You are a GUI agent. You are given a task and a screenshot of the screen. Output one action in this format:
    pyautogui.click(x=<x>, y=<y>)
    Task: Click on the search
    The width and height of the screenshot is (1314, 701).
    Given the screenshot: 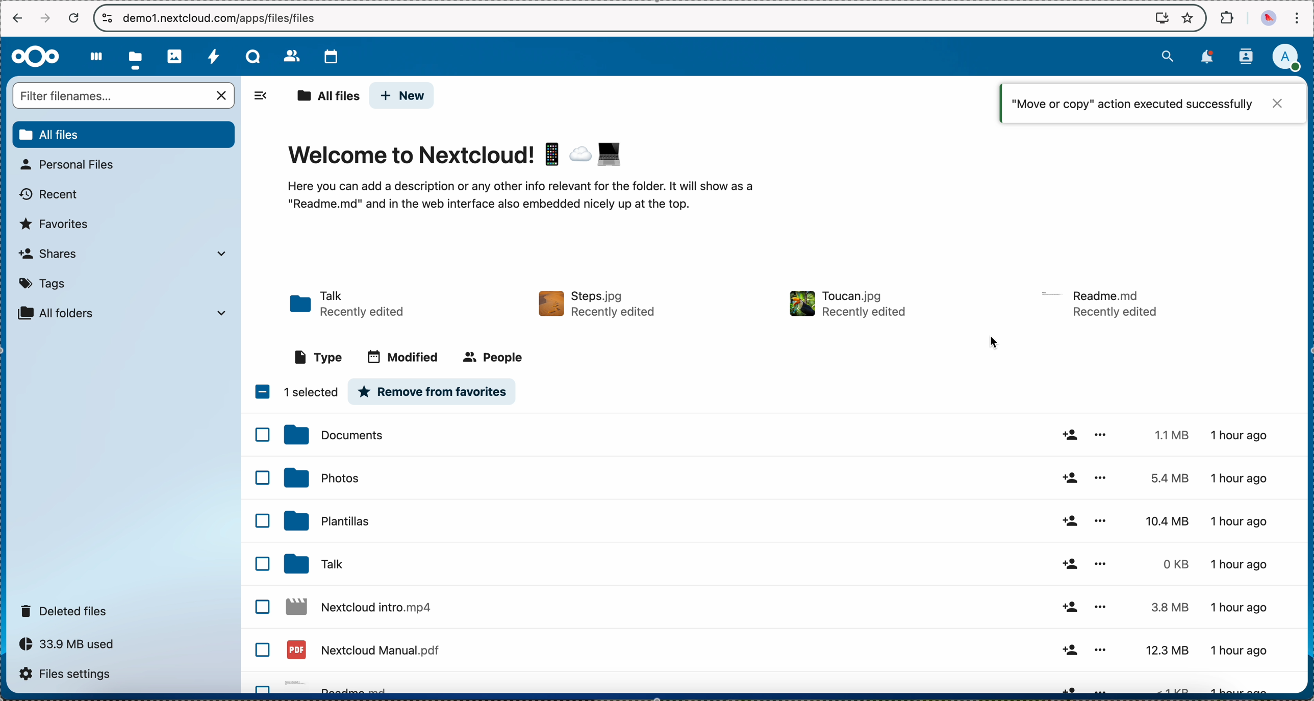 What is the action you would take?
    pyautogui.click(x=1166, y=57)
    